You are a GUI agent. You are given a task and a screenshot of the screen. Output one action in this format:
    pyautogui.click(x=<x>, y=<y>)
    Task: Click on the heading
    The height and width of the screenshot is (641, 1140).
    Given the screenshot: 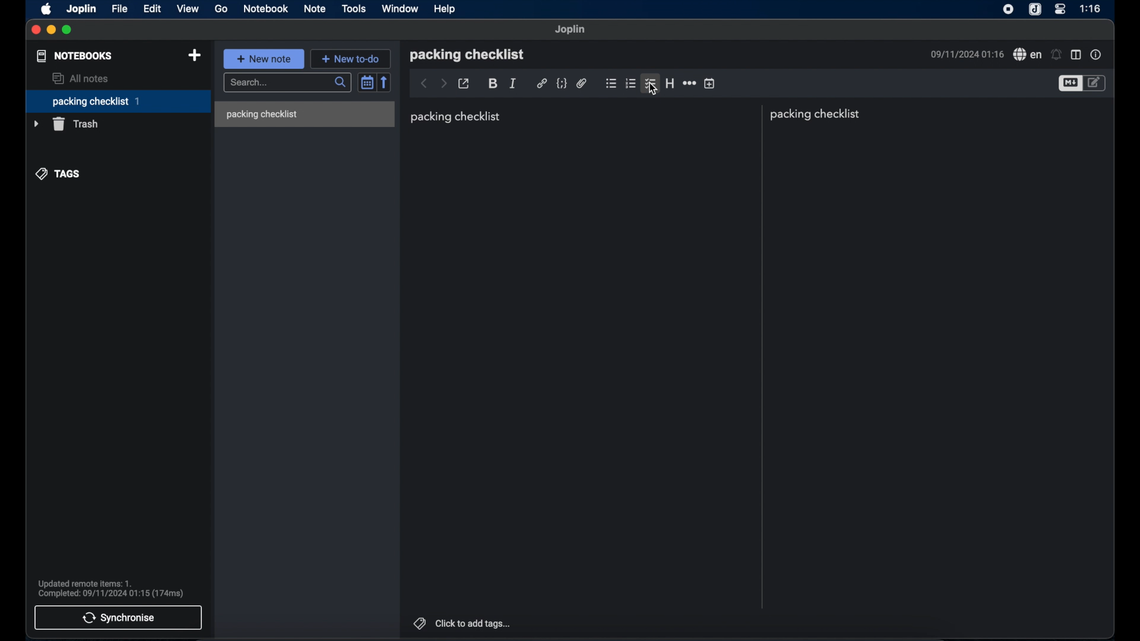 What is the action you would take?
    pyautogui.click(x=670, y=83)
    